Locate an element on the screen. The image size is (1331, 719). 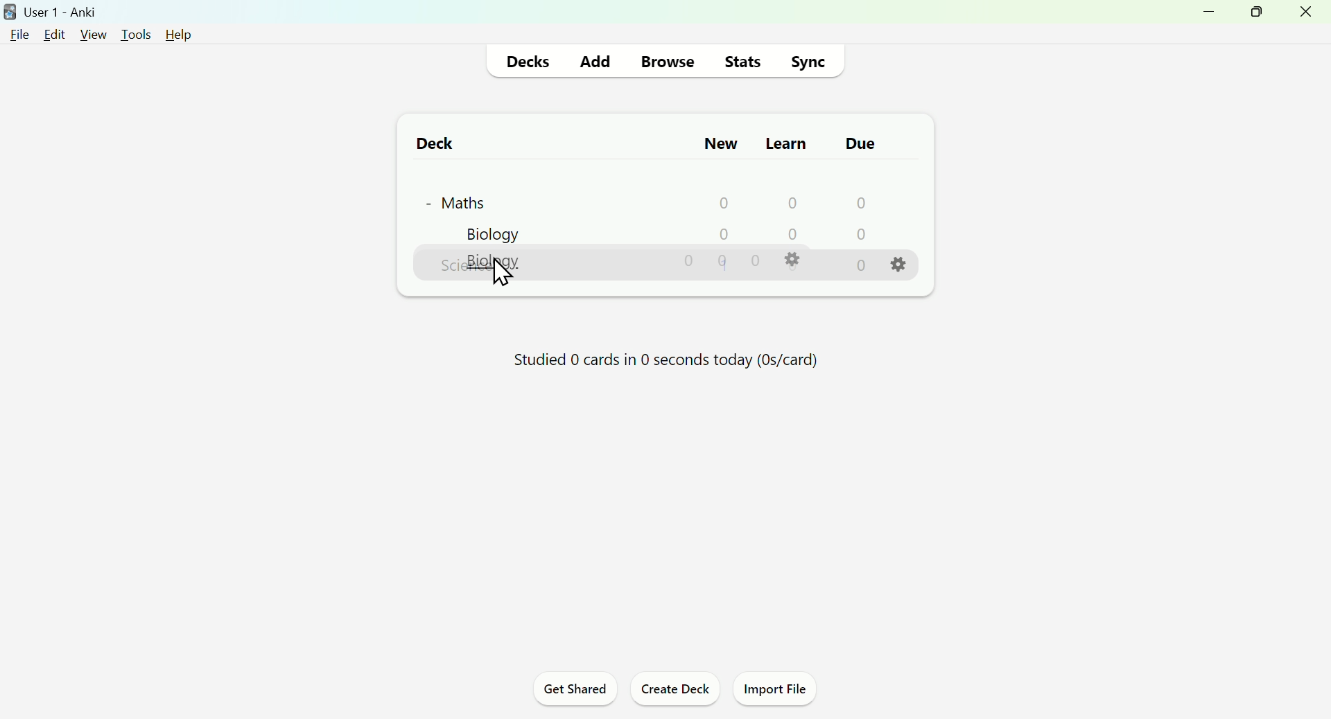
Import File is located at coordinates (774, 691).